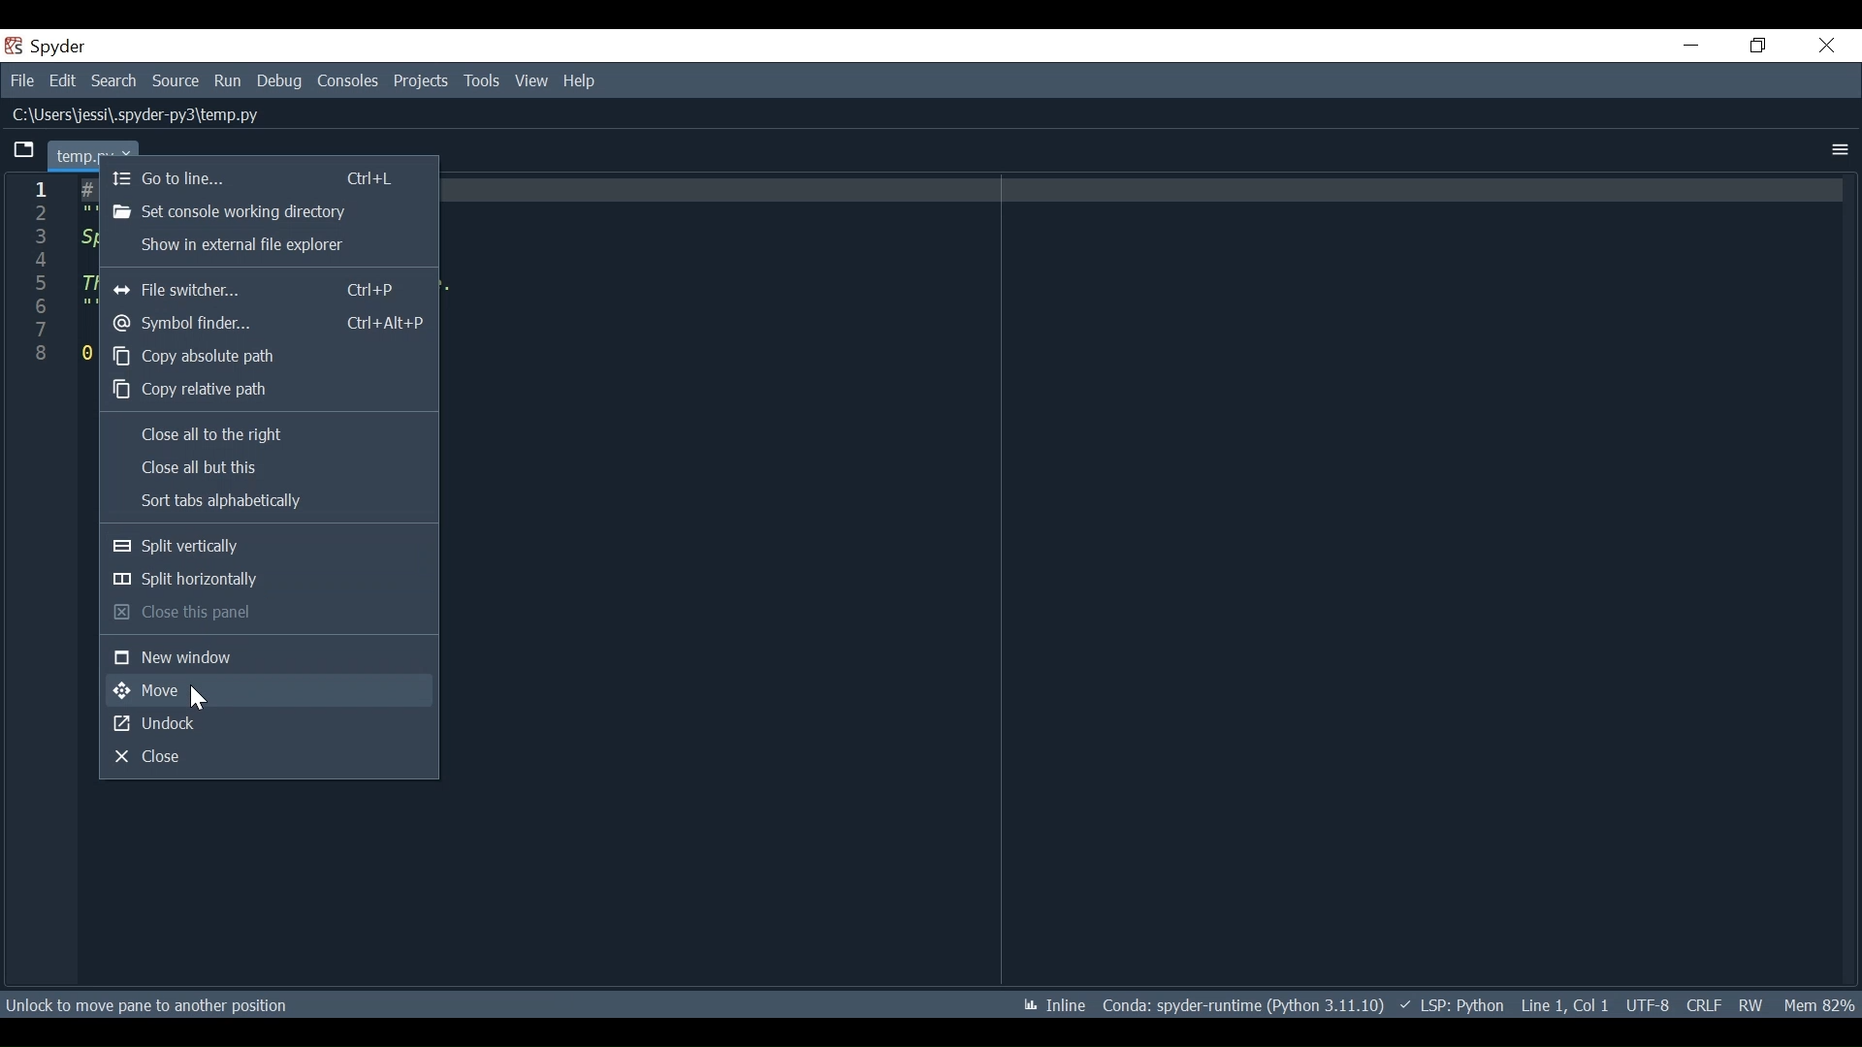 The height and width of the screenshot is (1047, 1862). Describe the element at coordinates (267, 323) in the screenshot. I see `Symbol finder` at that location.